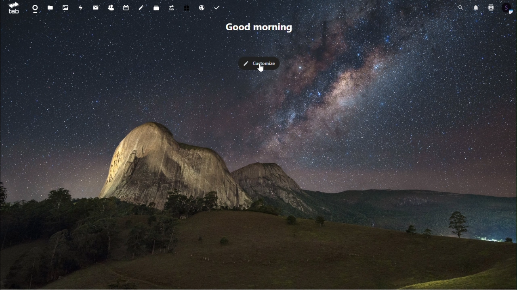 This screenshot has width=517, height=290. What do you see at coordinates (65, 7) in the screenshot?
I see `photo` at bounding box center [65, 7].